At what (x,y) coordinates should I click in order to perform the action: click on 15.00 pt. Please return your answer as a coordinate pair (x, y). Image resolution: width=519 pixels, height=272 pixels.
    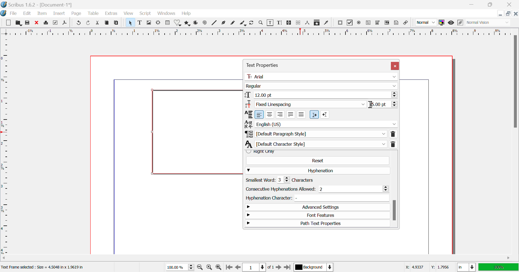
    Looking at the image, I should click on (384, 104).